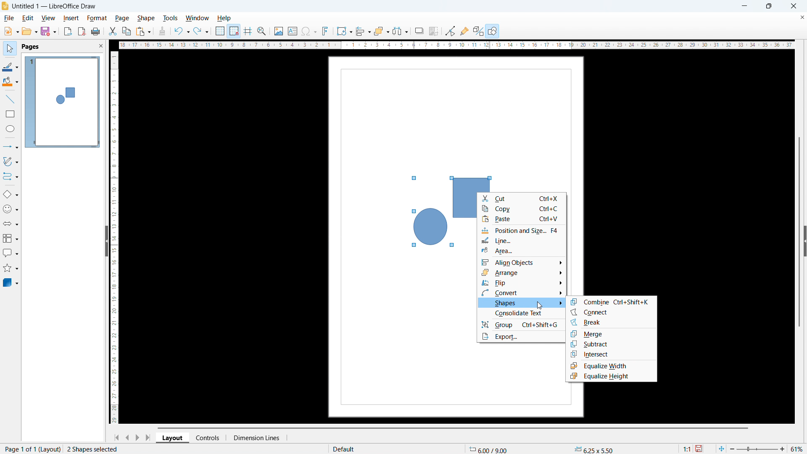  What do you see at coordinates (11, 194) in the screenshot?
I see `basic shapes` at bounding box center [11, 194].